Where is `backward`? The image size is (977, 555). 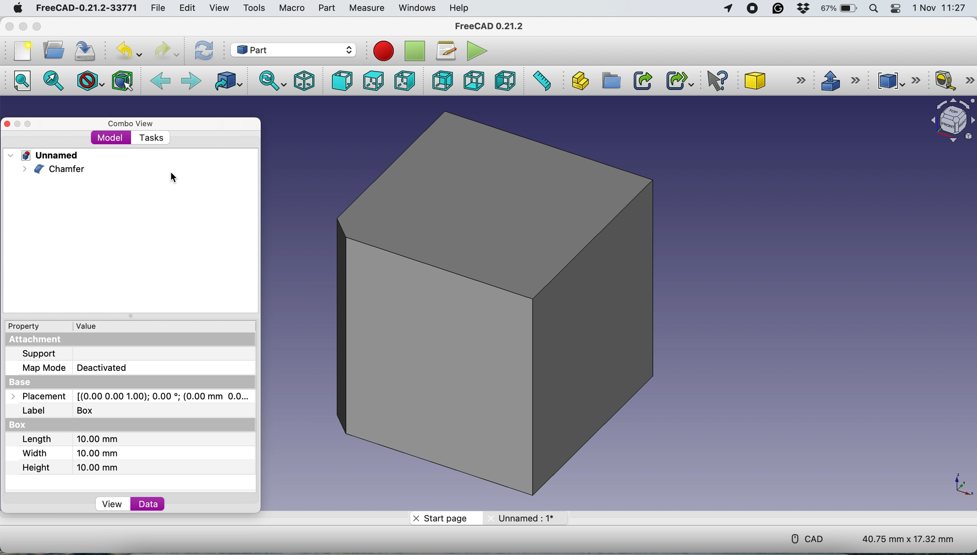 backward is located at coordinates (161, 80).